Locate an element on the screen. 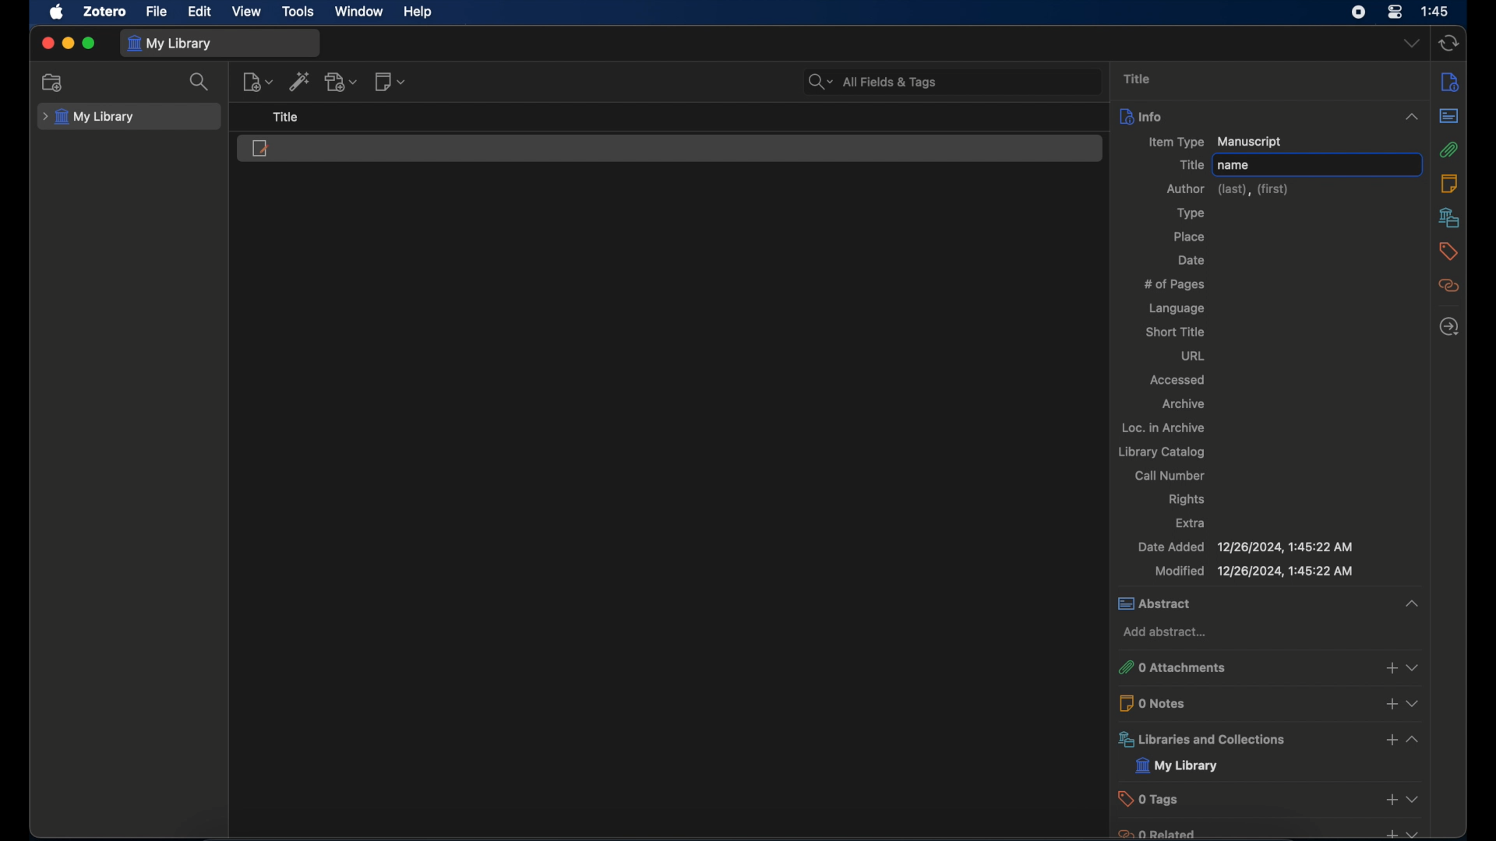 The height and width of the screenshot is (841, 1496). tools is located at coordinates (298, 12).